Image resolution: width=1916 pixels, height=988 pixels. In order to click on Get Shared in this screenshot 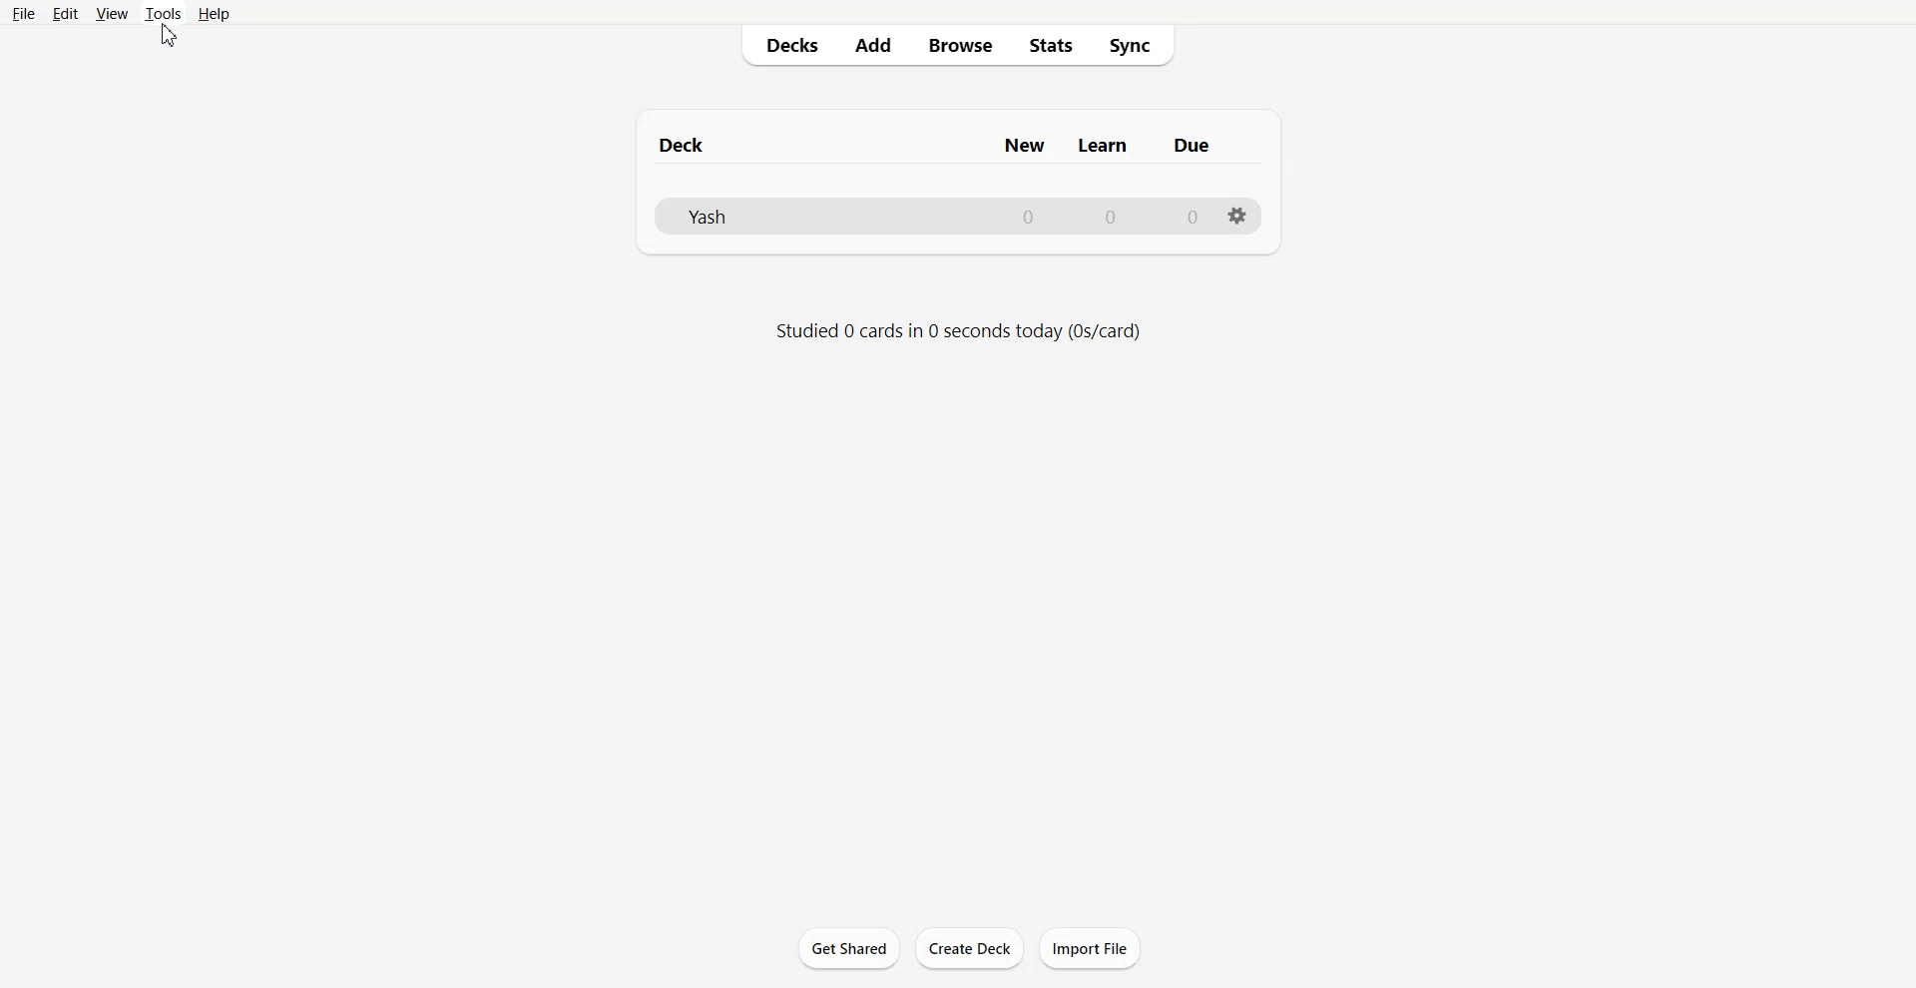, I will do `click(849, 948)`.